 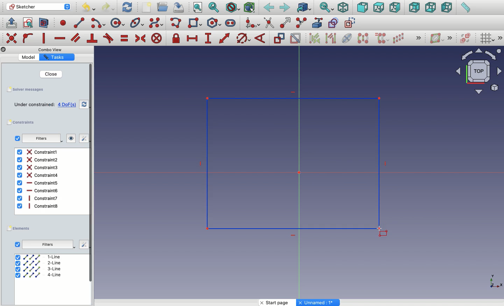 What do you see at coordinates (45, 39) in the screenshot?
I see `constrain vertically ` at bounding box center [45, 39].